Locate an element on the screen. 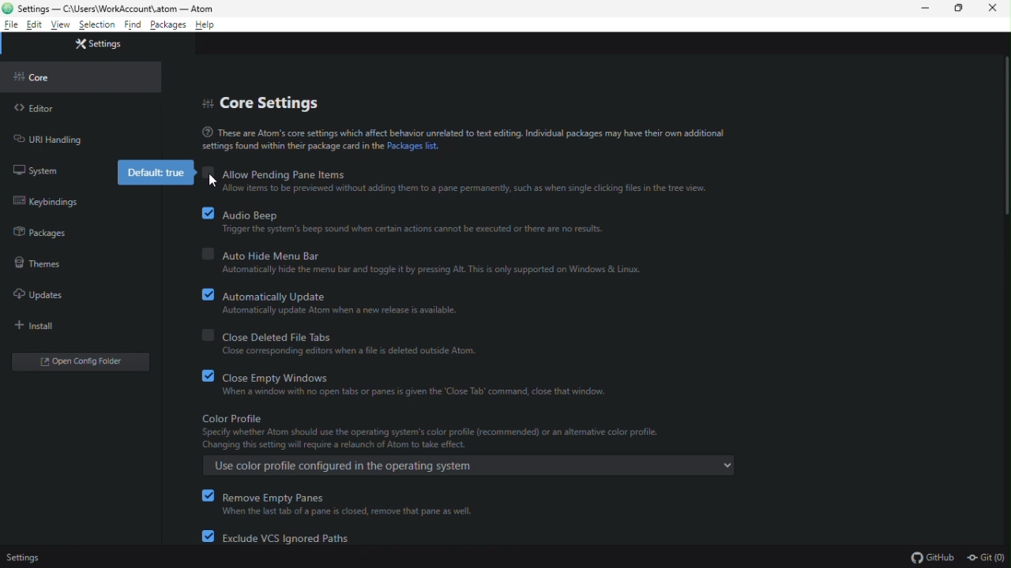  packages is located at coordinates (168, 26).